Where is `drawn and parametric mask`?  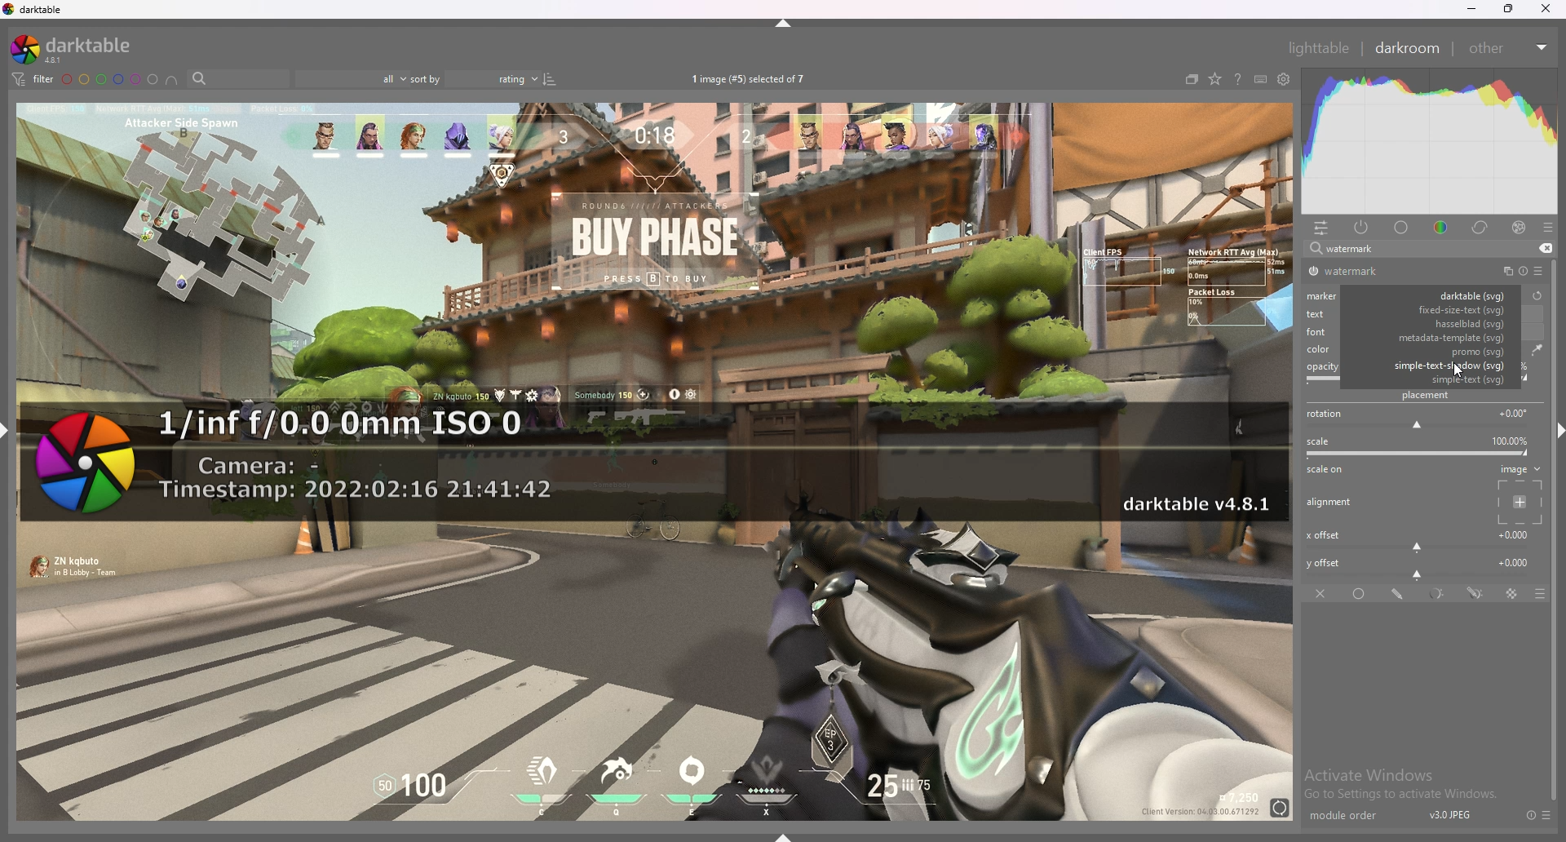
drawn and parametric mask is located at coordinates (1475, 592).